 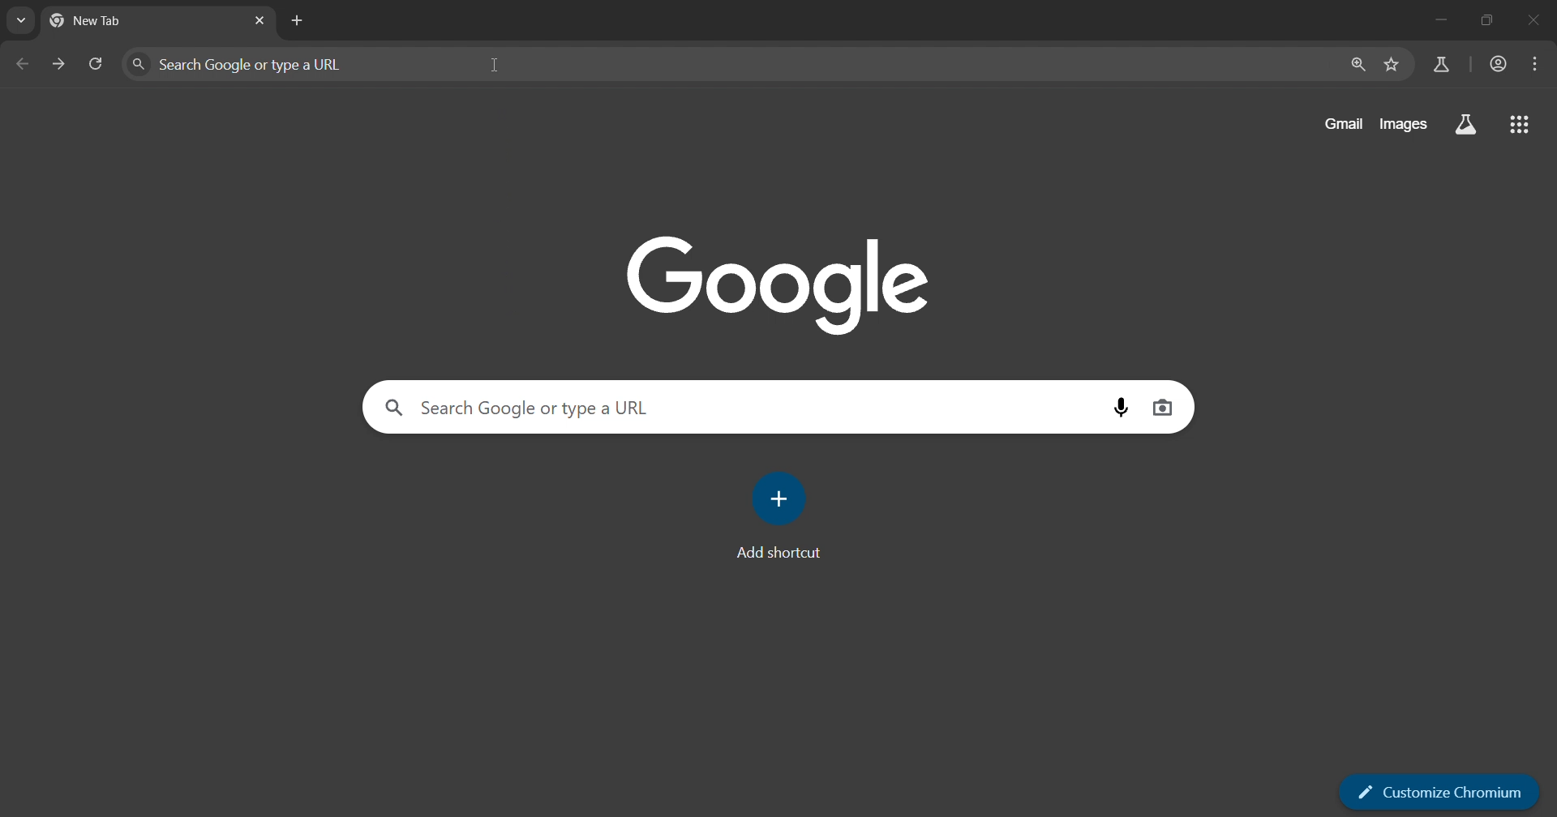 What do you see at coordinates (1402, 122) in the screenshot?
I see `images` at bounding box center [1402, 122].